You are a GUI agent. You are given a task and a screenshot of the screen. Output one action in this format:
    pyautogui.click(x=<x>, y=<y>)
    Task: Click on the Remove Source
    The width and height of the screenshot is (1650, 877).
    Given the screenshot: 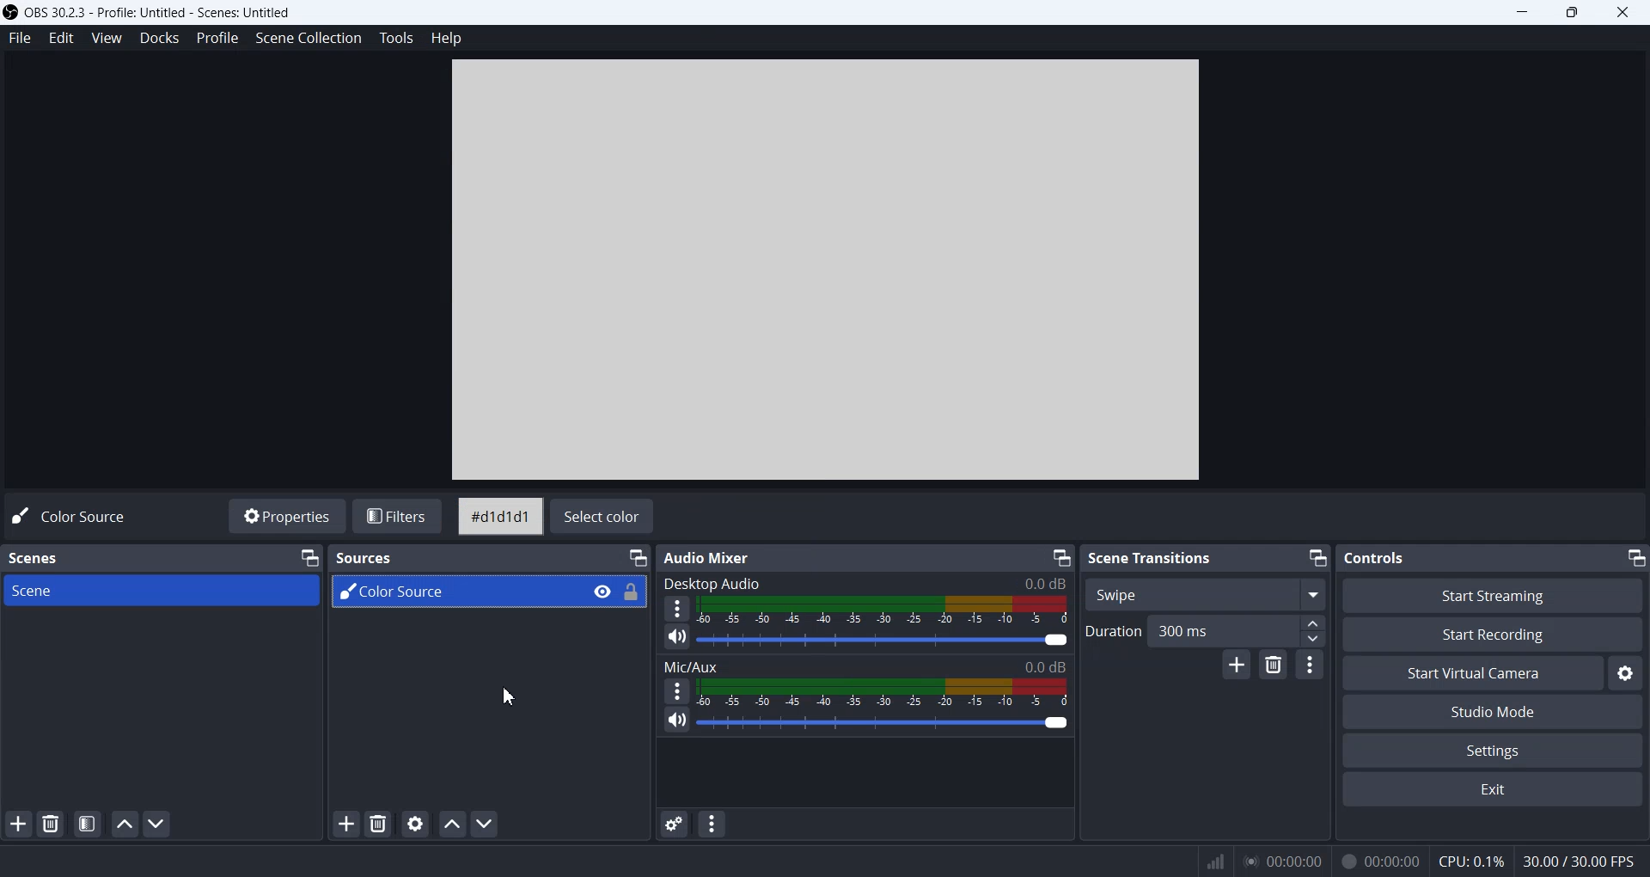 What is the action you would take?
    pyautogui.click(x=378, y=824)
    